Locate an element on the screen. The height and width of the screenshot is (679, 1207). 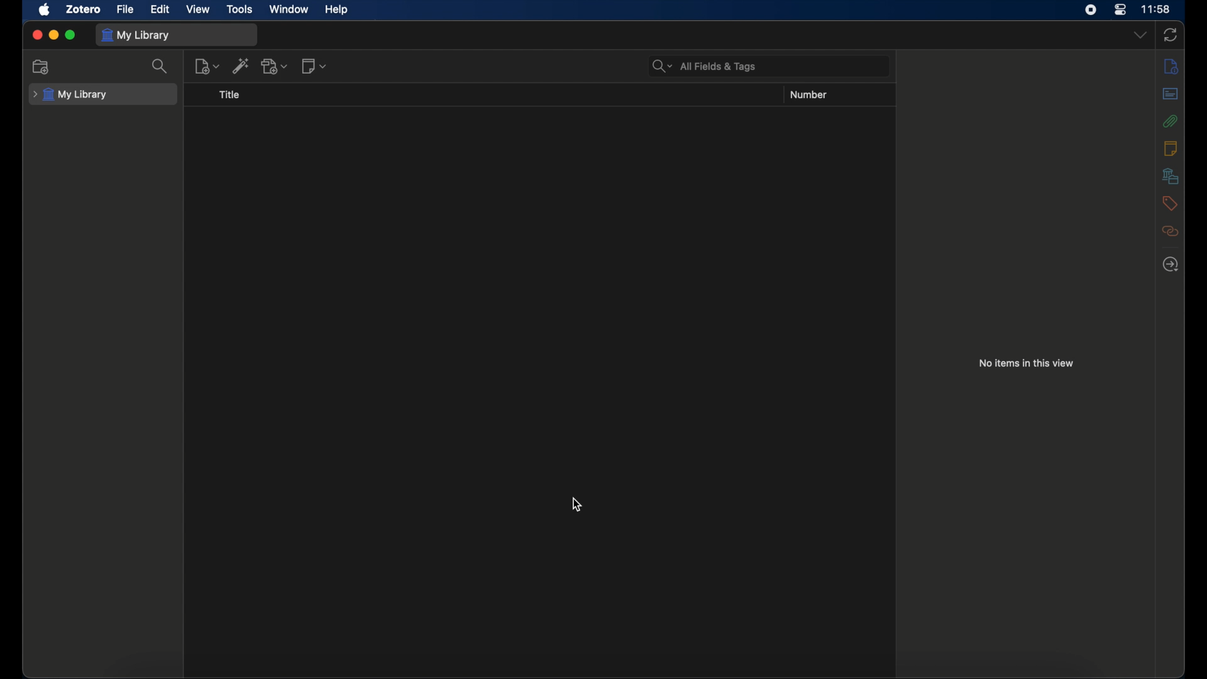
title is located at coordinates (229, 95).